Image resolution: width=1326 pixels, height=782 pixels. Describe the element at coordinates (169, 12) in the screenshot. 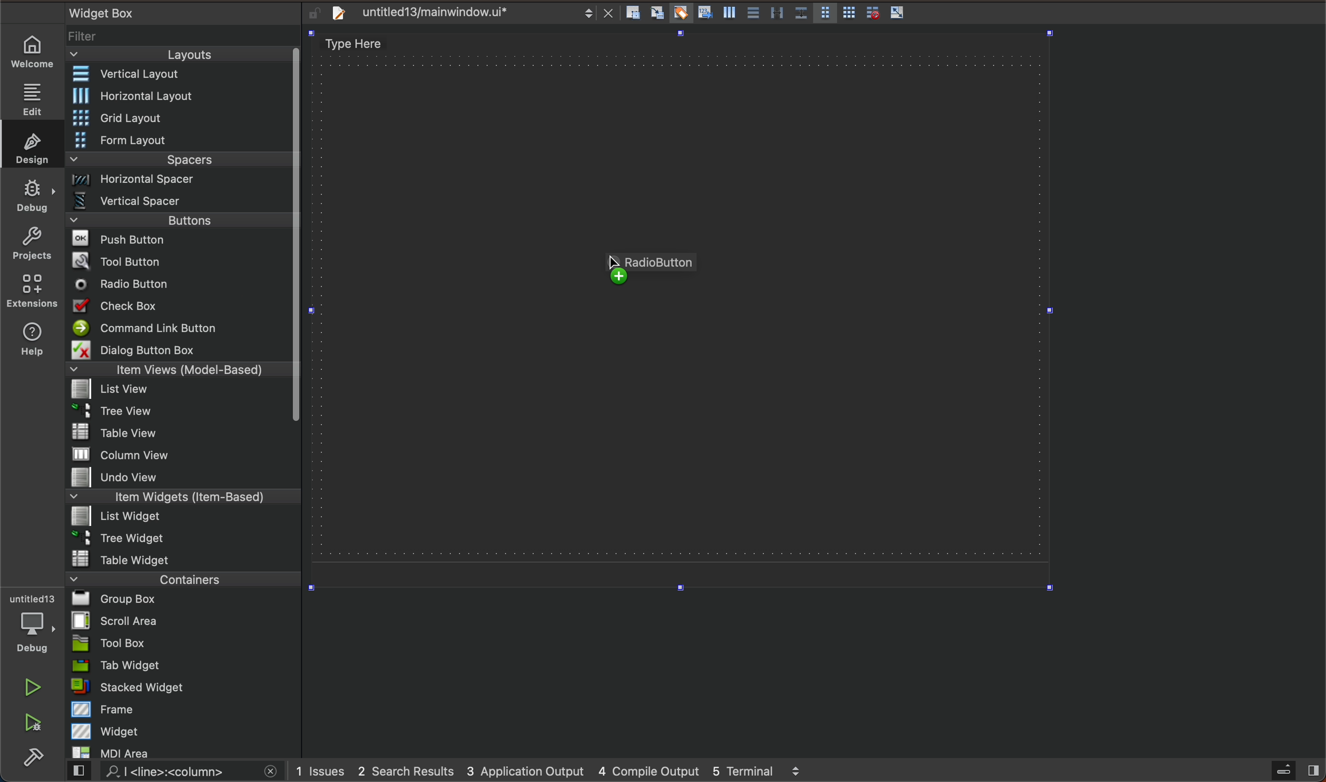

I see `widget box` at that location.